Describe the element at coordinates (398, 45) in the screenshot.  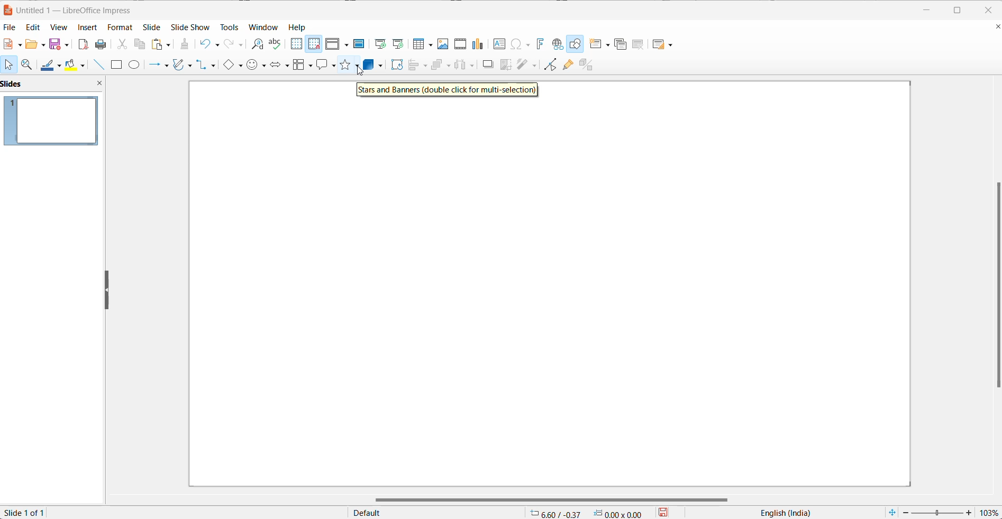
I see `start from current slide` at that location.